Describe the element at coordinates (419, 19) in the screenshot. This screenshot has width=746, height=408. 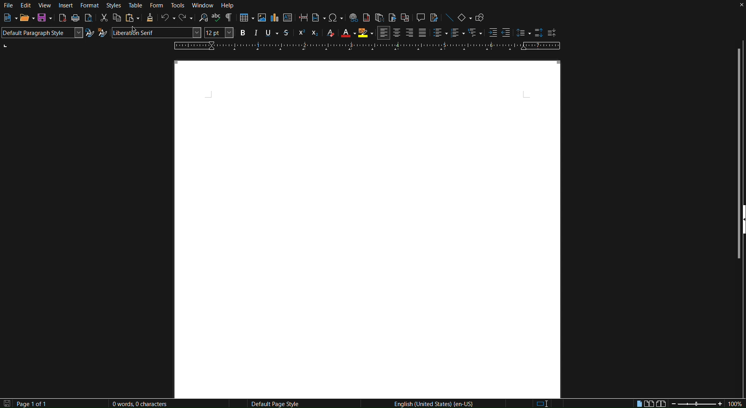
I see `Insert Comment` at that location.